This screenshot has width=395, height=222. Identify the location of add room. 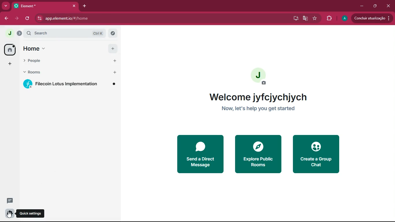
(115, 73).